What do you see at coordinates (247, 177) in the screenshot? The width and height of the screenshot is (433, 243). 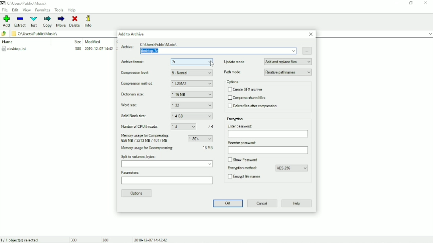 I see `Encrypt file names` at bounding box center [247, 177].